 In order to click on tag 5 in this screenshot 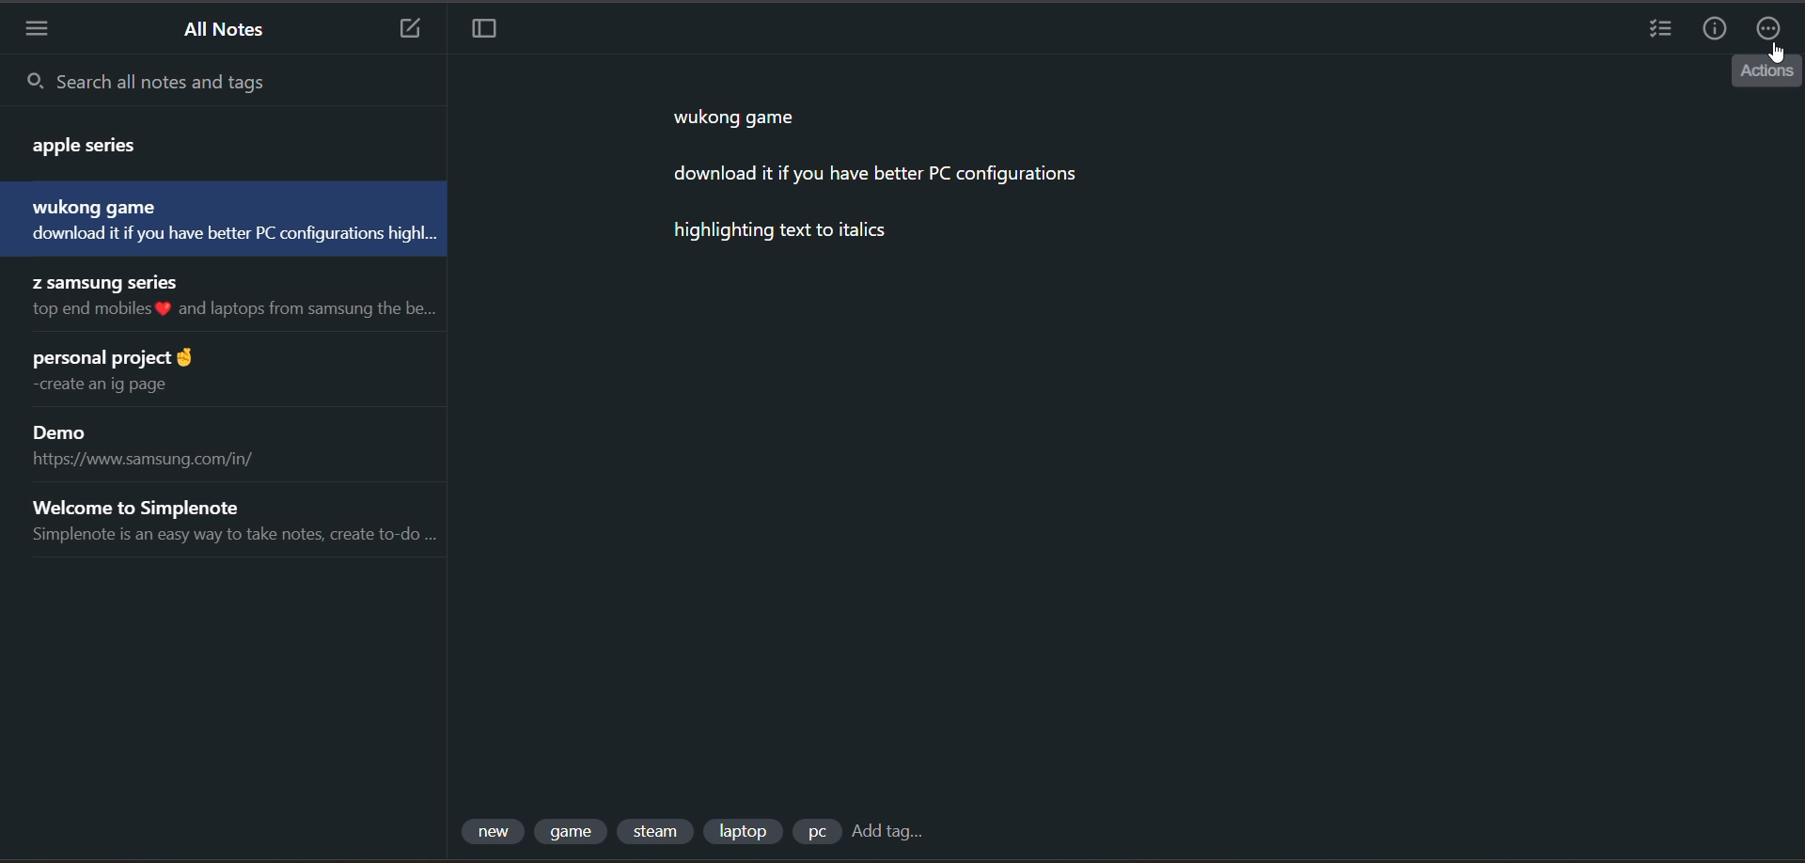, I will do `click(815, 832)`.